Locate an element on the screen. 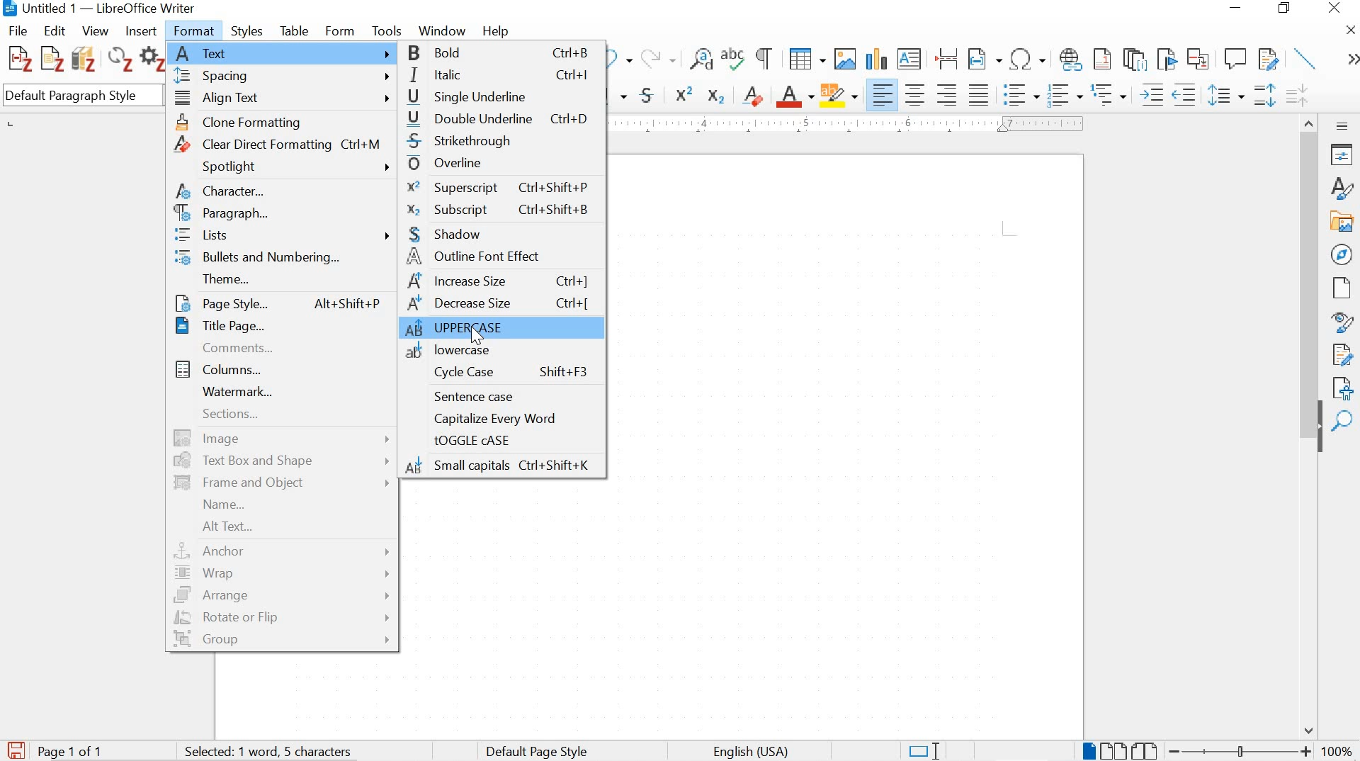  toggle case is located at coordinates (503, 441).